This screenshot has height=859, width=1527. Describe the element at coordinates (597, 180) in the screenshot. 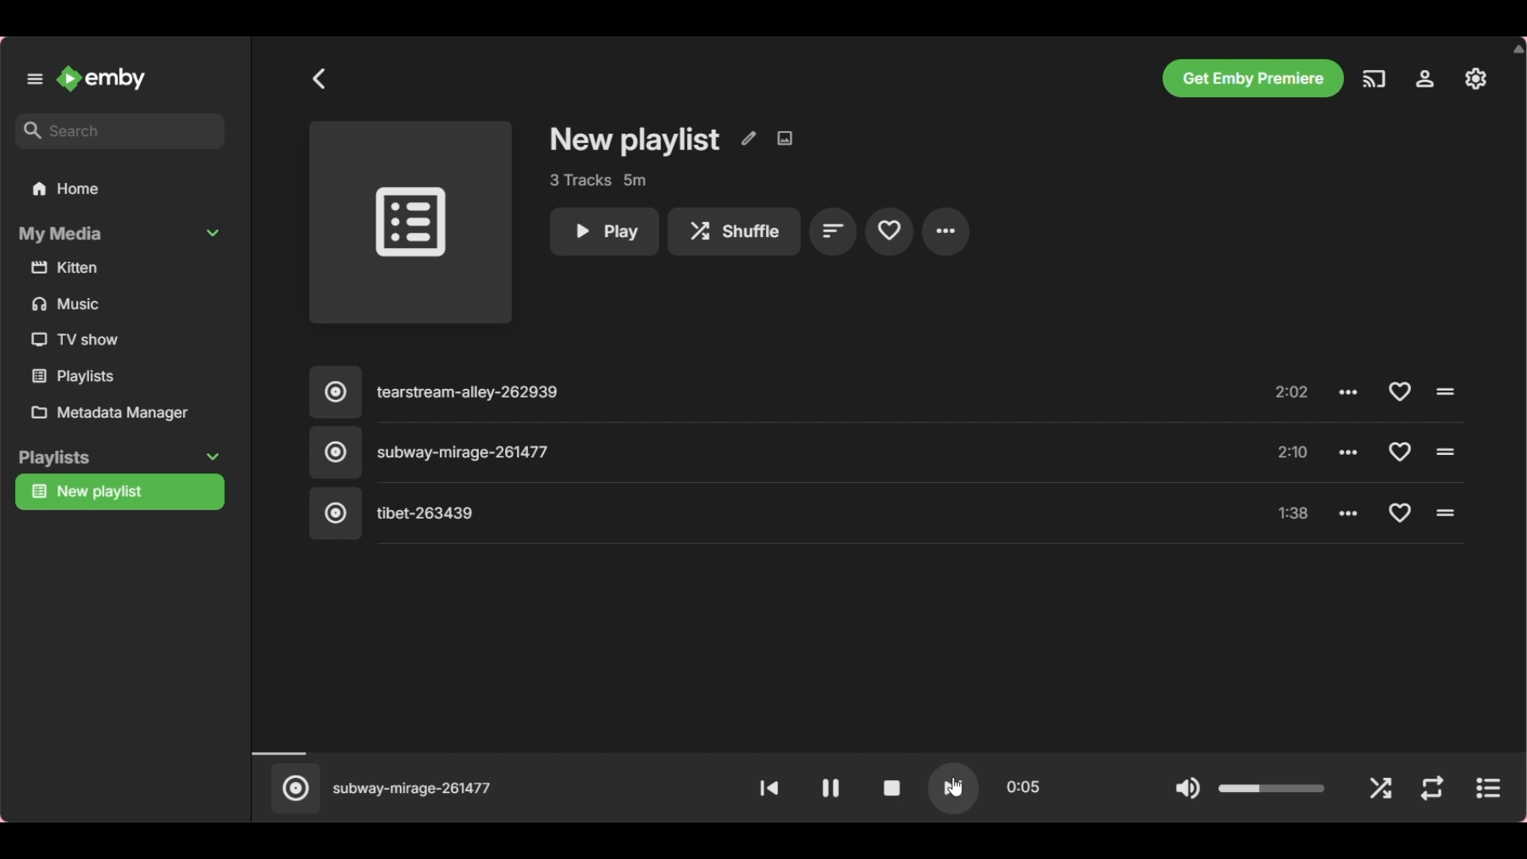

I see `3 tracks 5m` at that location.